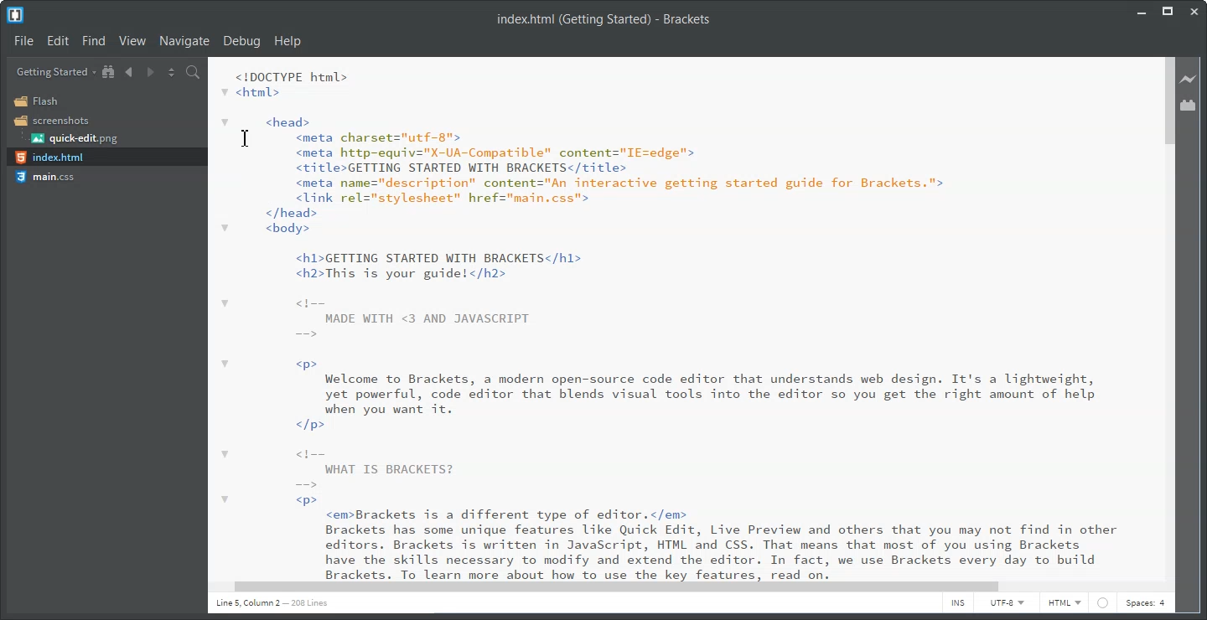  Describe the element at coordinates (288, 42) in the screenshot. I see `Help` at that location.